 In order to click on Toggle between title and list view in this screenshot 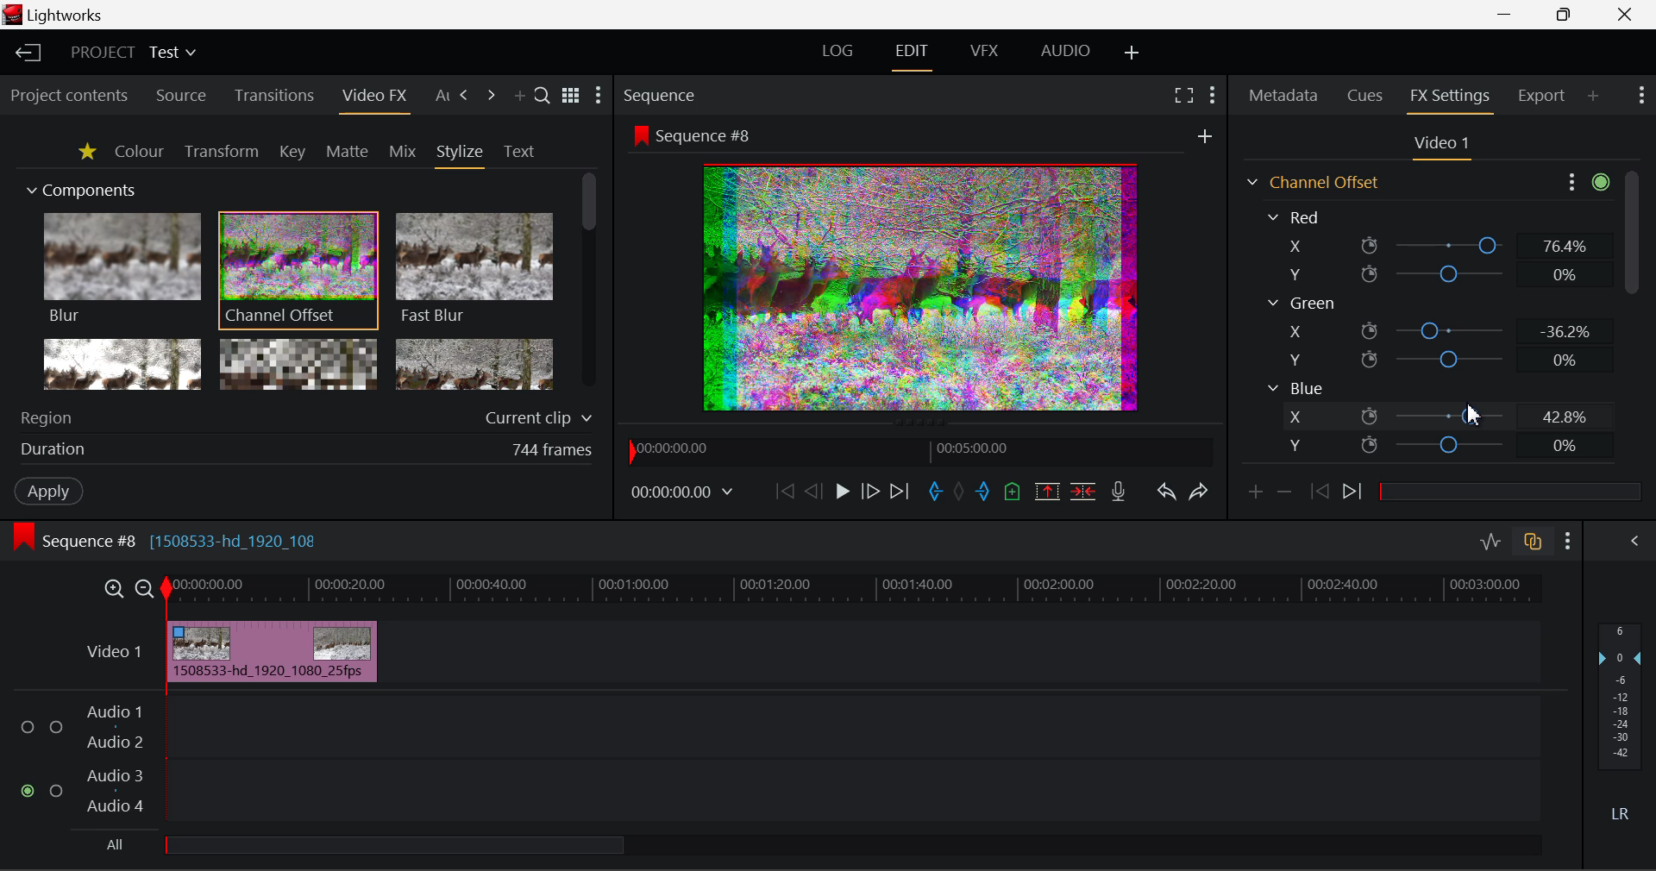, I will do `click(571, 92)`.